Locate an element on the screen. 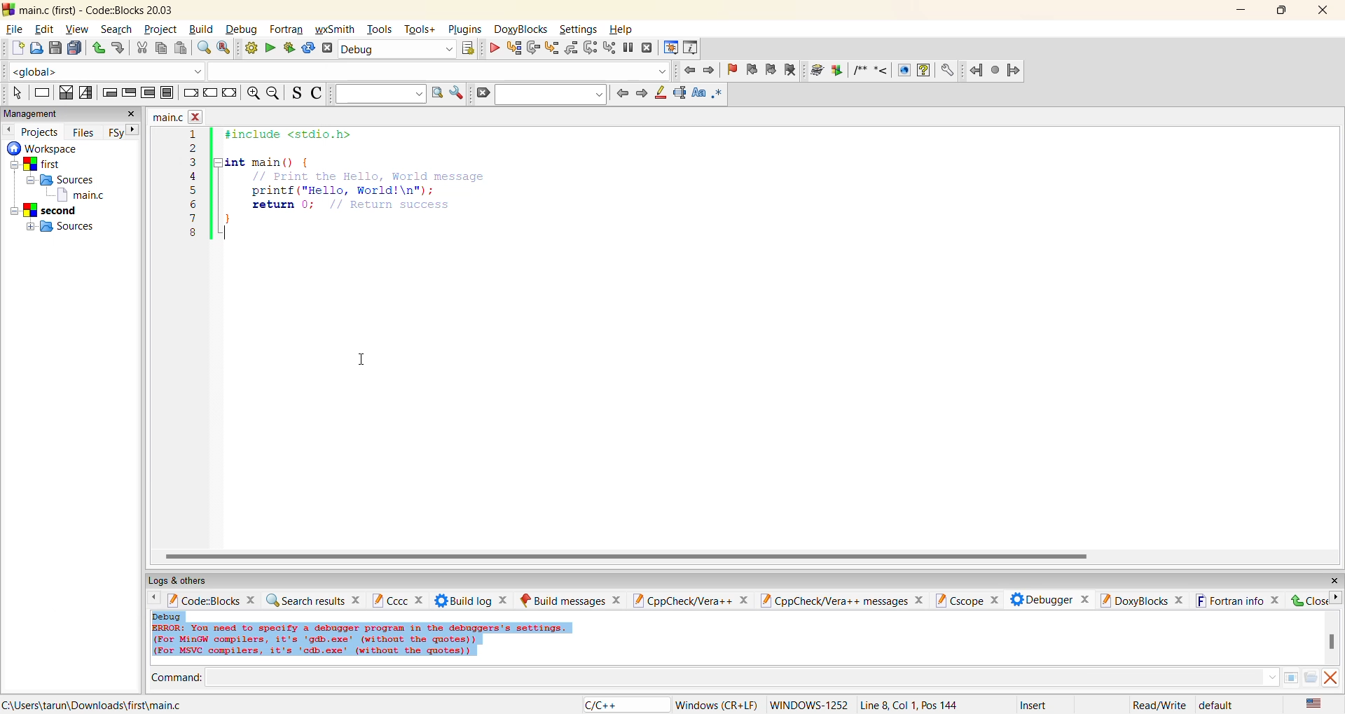 This screenshot has height=714, width=1345. tools+ is located at coordinates (420, 30).